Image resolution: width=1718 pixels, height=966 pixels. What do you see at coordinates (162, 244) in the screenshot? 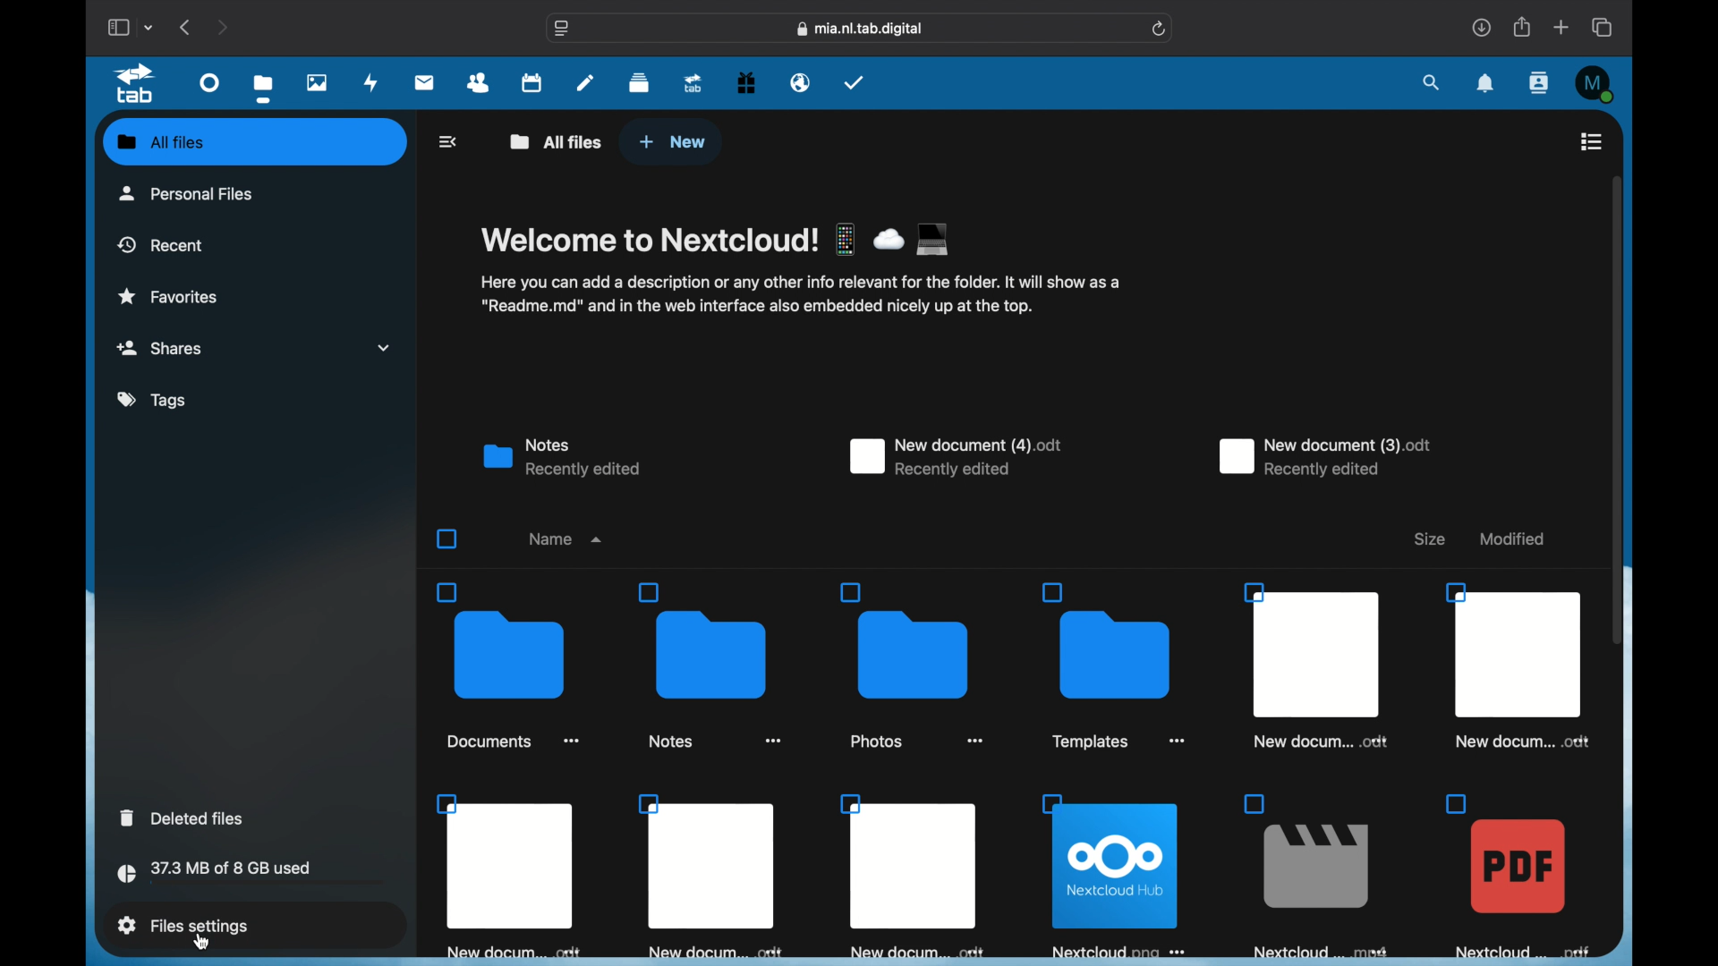
I see `recent` at bounding box center [162, 244].